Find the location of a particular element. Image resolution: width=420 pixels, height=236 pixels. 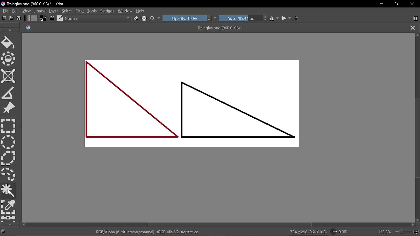

Horizontal scroll is located at coordinates (232, 225).